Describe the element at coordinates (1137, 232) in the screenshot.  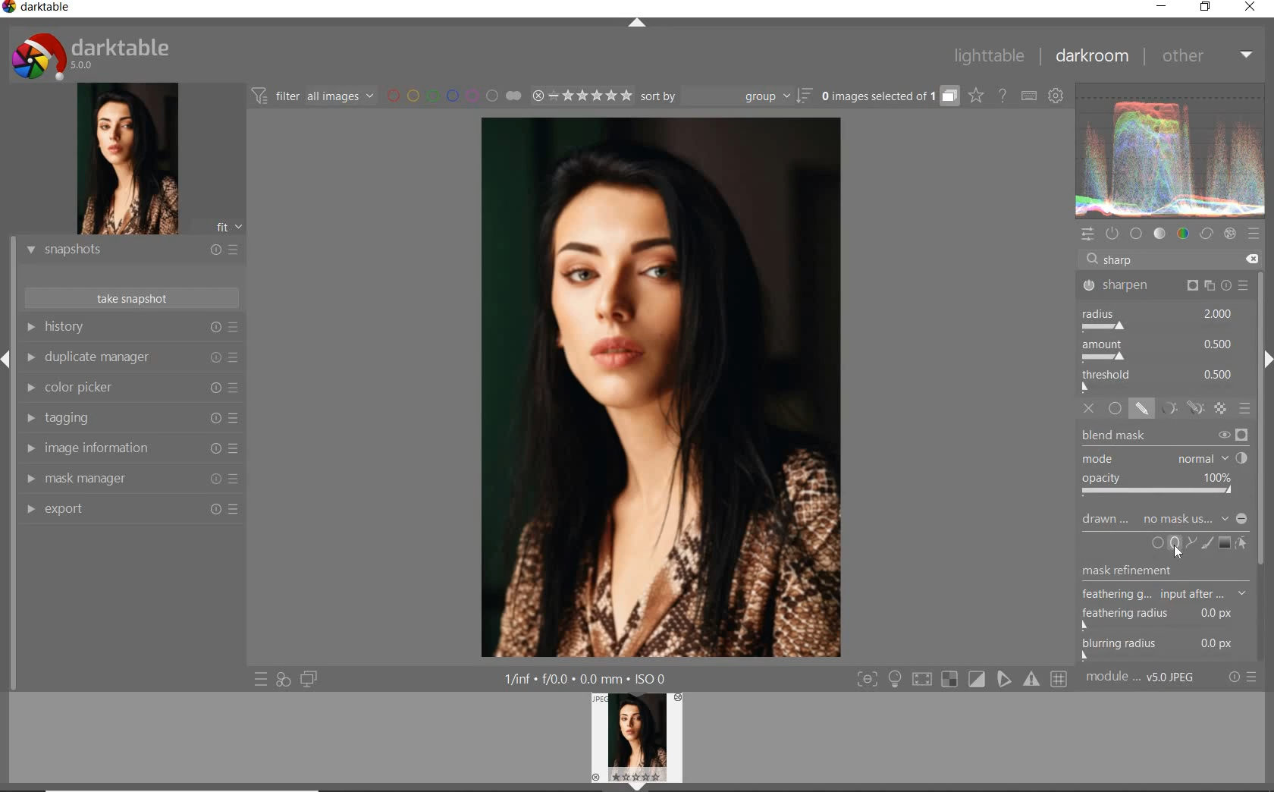
I see `base` at that location.